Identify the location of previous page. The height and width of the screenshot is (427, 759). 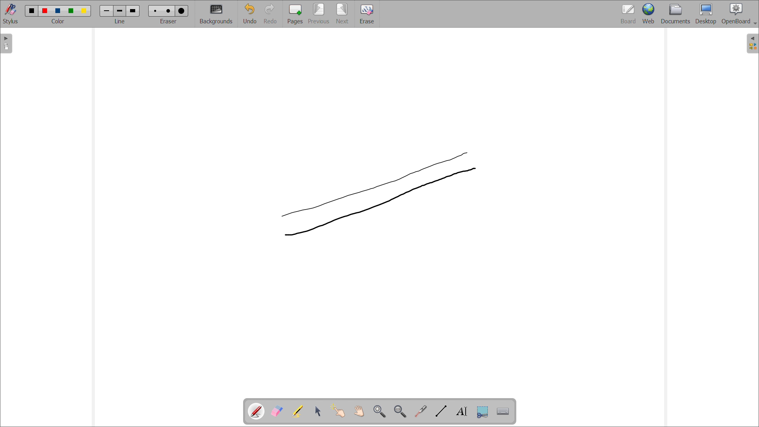
(319, 13).